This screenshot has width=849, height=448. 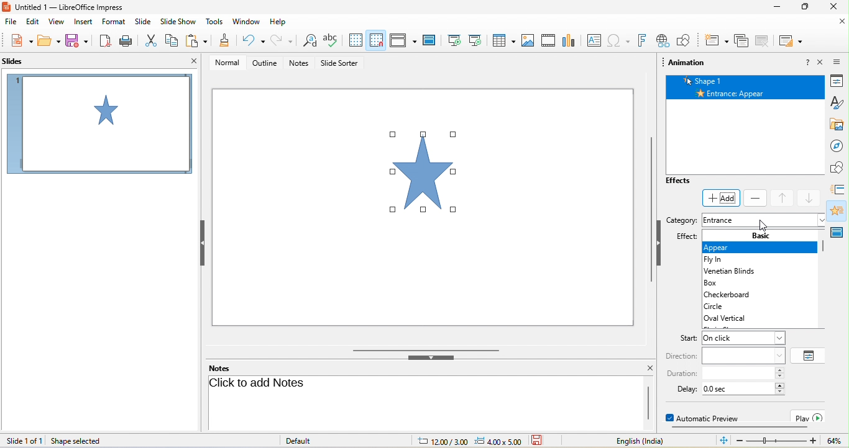 What do you see at coordinates (762, 42) in the screenshot?
I see `duplicate slide` at bounding box center [762, 42].